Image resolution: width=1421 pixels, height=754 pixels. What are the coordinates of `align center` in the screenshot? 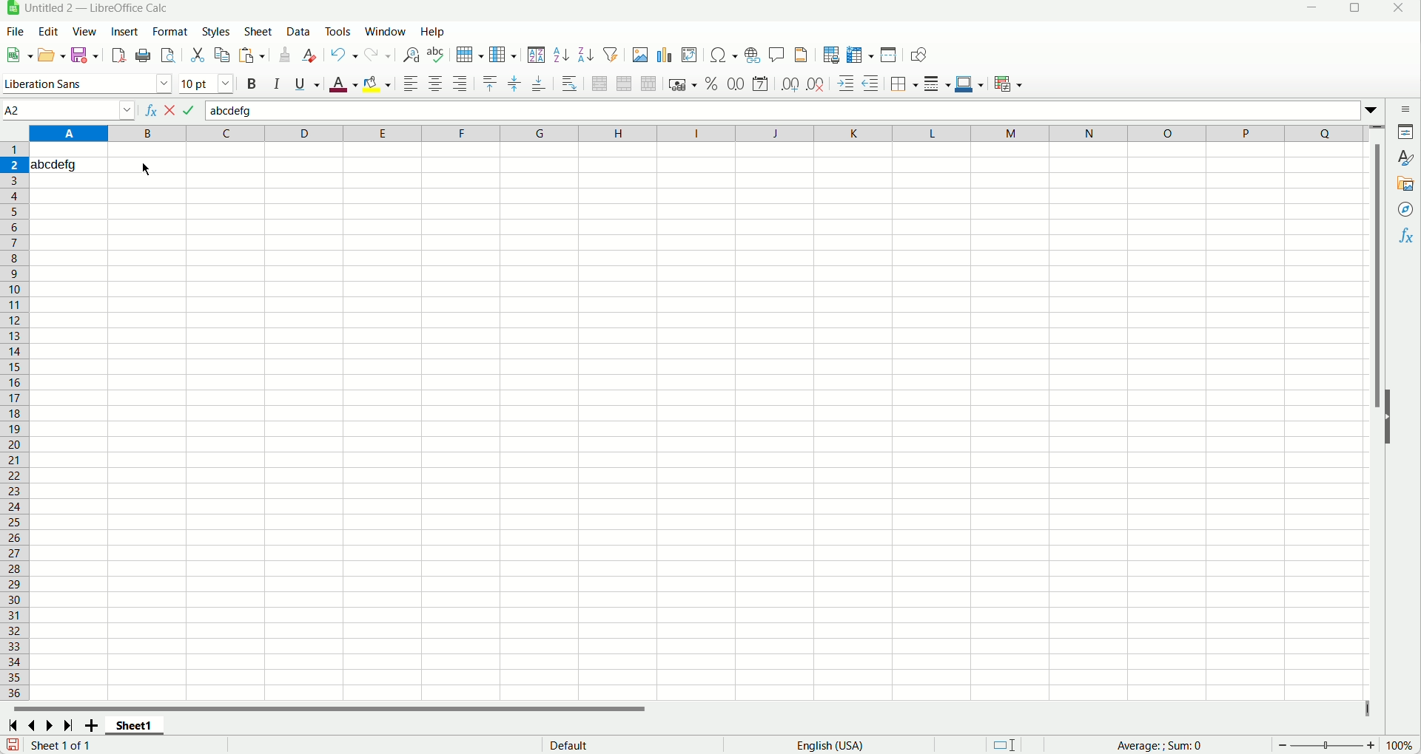 It's located at (435, 83).